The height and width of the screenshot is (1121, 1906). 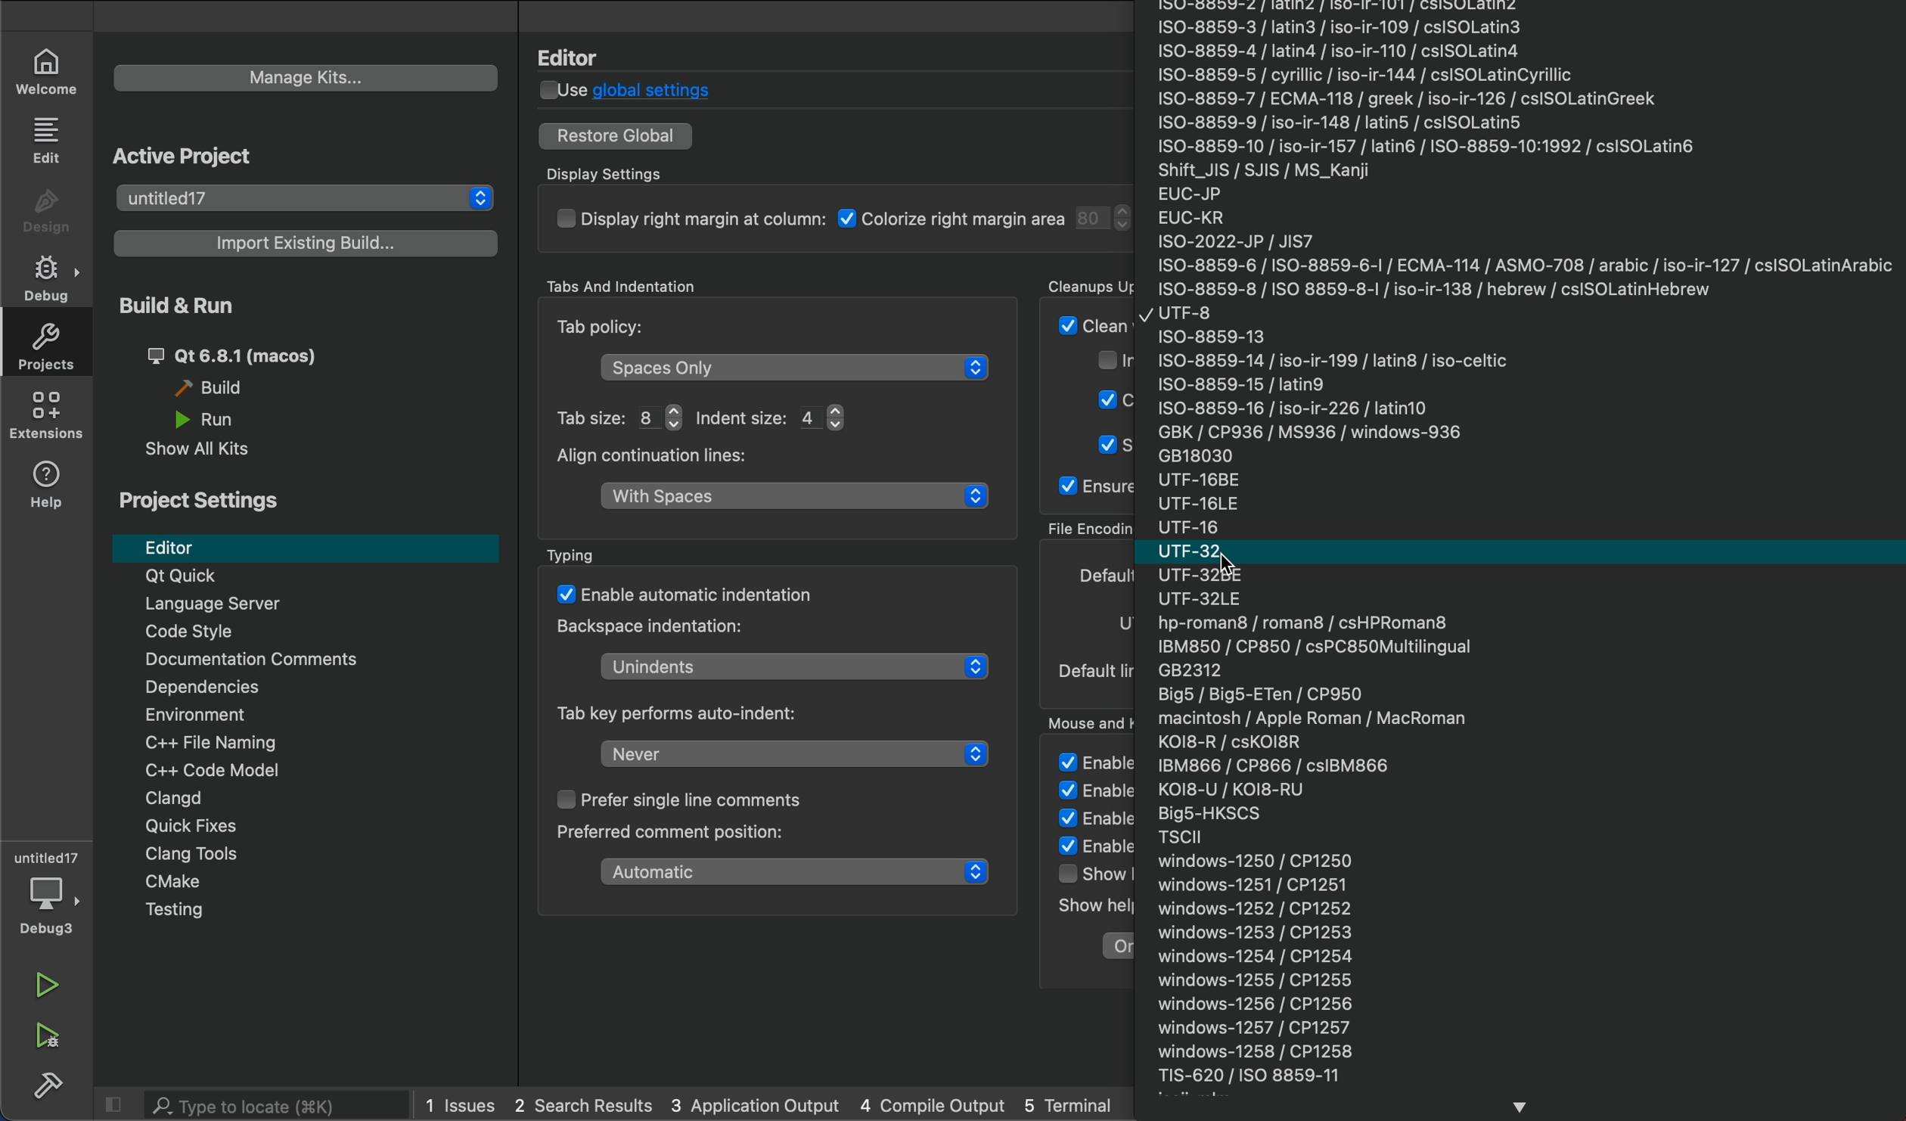 What do you see at coordinates (580, 555) in the screenshot?
I see `Typing` at bounding box center [580, 555].